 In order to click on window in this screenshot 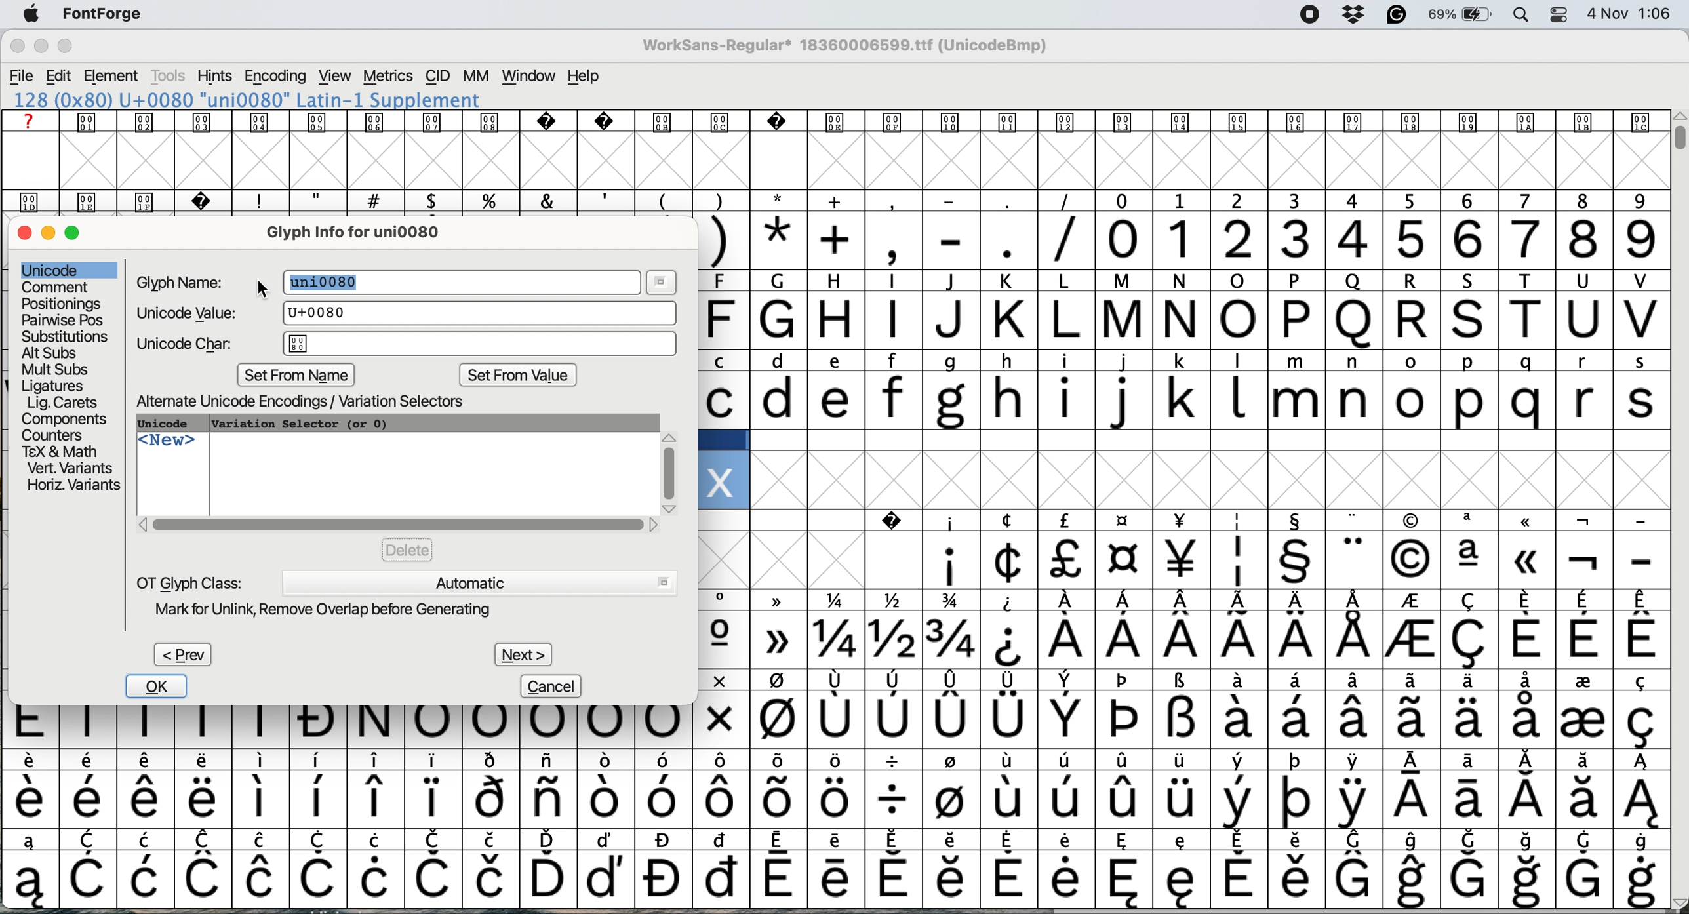, I will do `click(528, 77)`.